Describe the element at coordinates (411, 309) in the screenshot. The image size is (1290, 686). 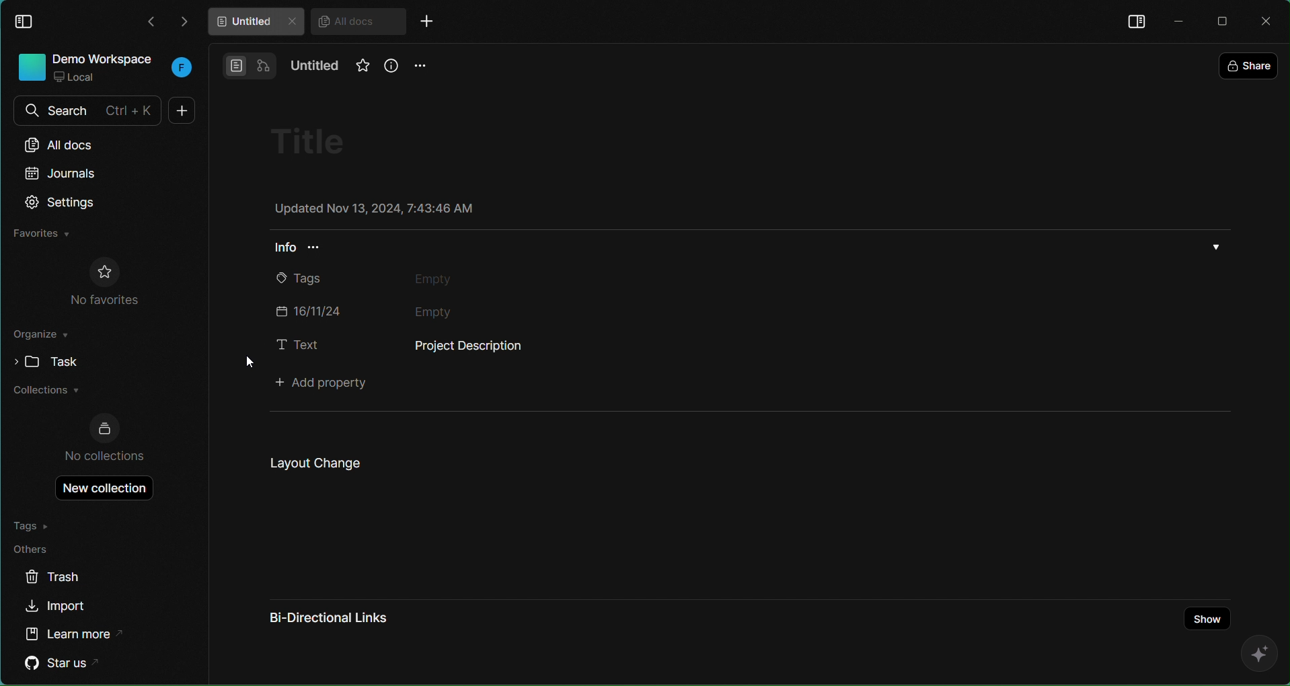
I see `Date` at that location.